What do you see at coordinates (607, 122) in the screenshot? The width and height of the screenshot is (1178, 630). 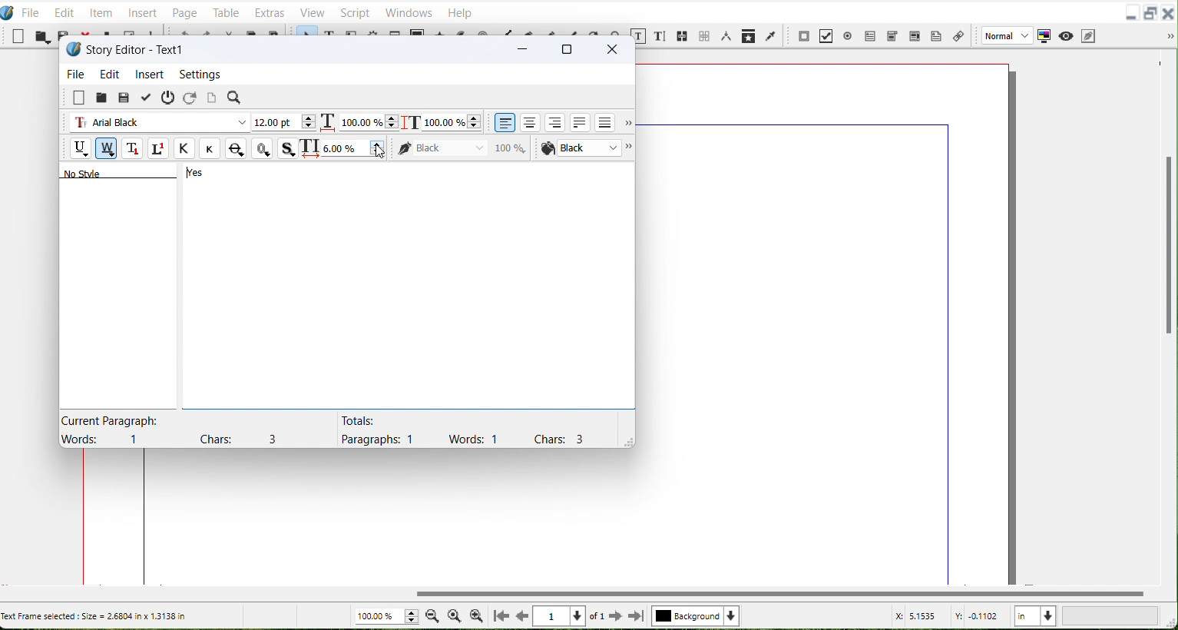 I see `Align text forced justified` at bounding box center [607, 122].